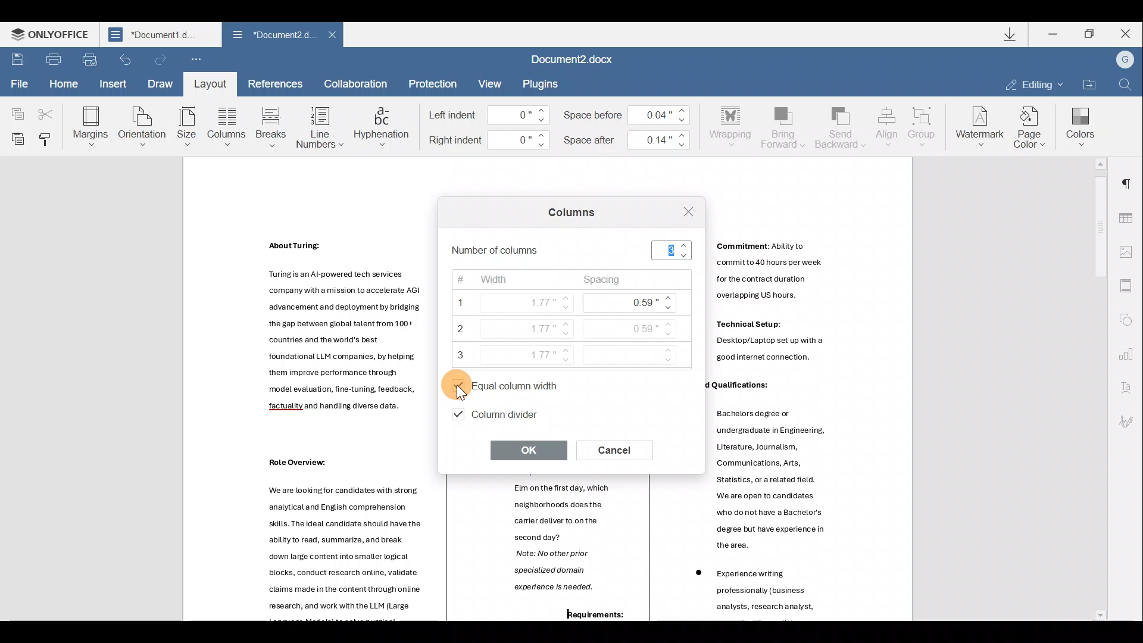  Describe the element at coordinates (1131, 355) in the screenshot. I see `Chart settings` at that location.